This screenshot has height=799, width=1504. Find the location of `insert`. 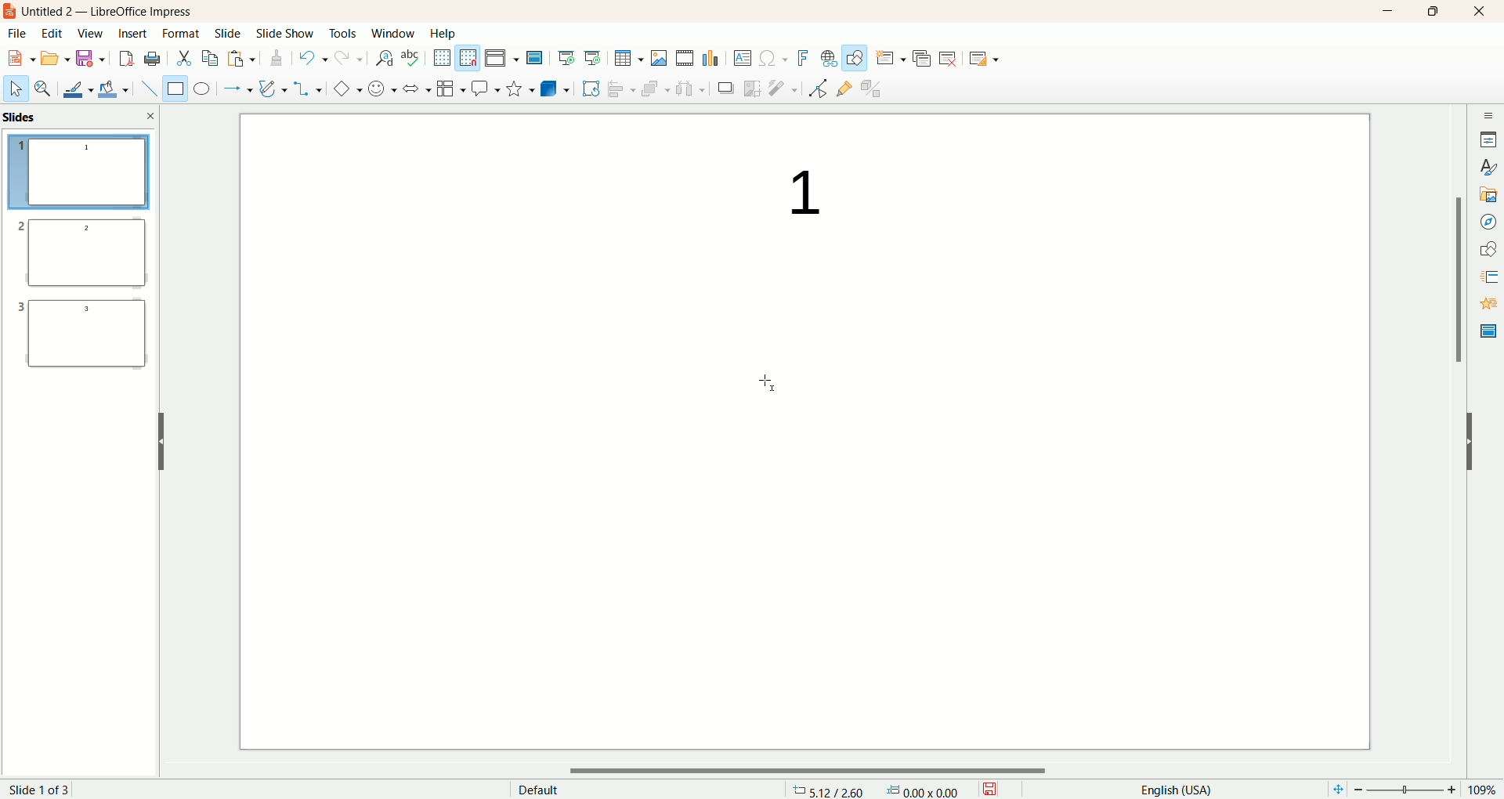

insert is located at coordinates (132, 34).